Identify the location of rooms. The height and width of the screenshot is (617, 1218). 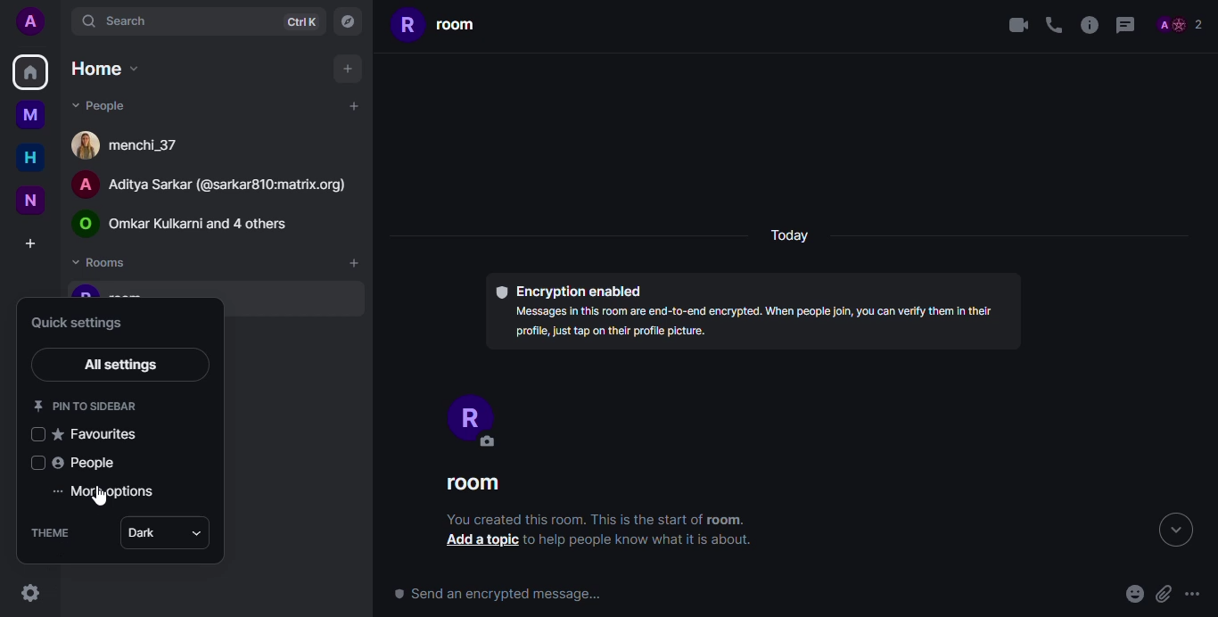
(103, 263).